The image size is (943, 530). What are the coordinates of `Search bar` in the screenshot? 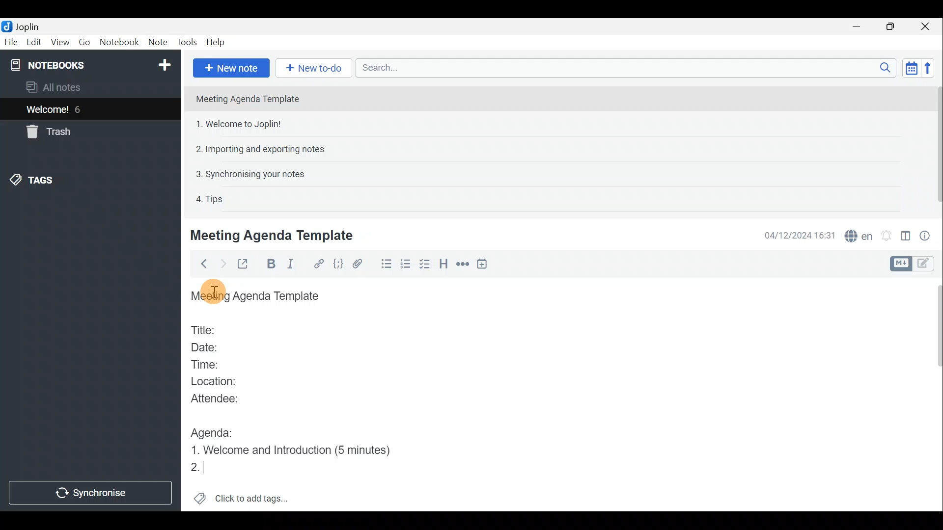 It's located at (623, 67).